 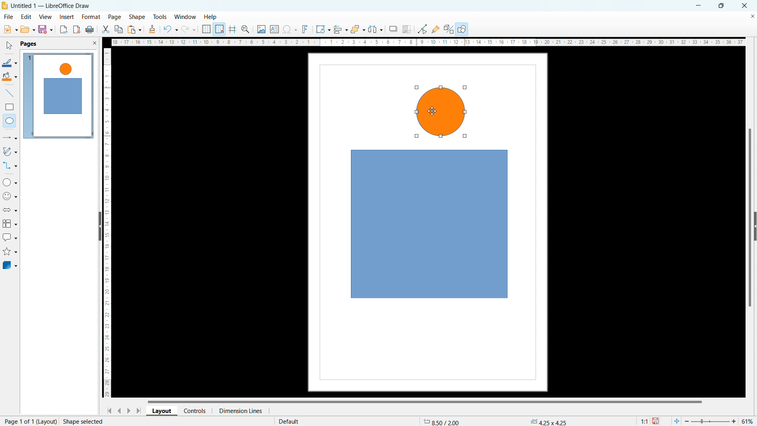 What do you see at coordinates (170, 29) in the screenshot?
I see `undo` at bounding box center [170, 29].